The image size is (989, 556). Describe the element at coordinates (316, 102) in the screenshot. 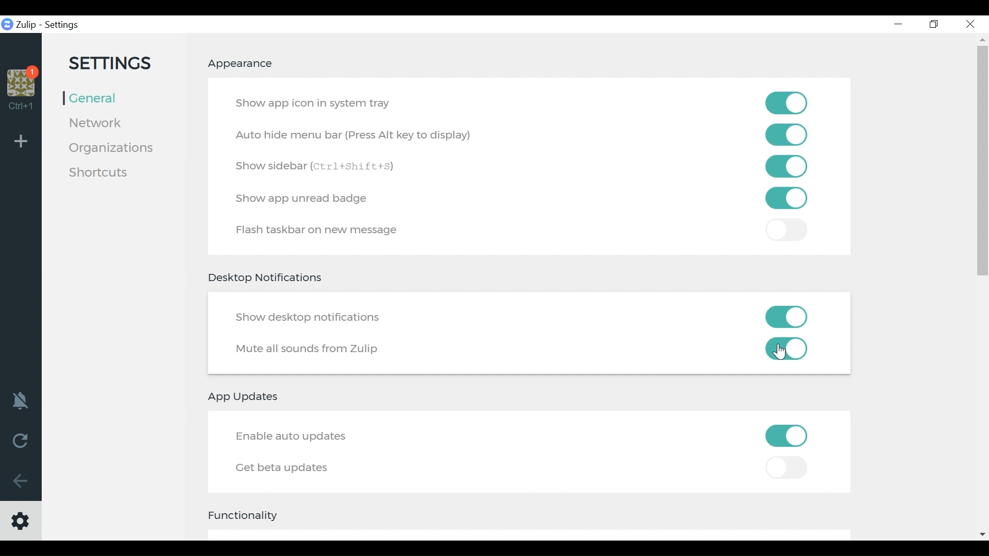

I see `Show app icon in system tray` at that location.